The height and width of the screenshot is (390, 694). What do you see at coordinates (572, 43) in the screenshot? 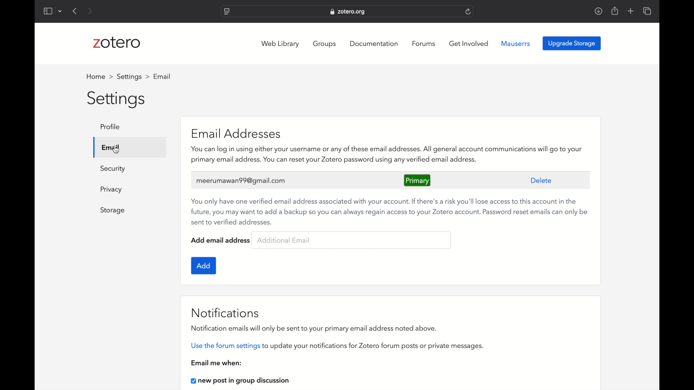
I see `upgrade storage` at bounding box center [572, 43].